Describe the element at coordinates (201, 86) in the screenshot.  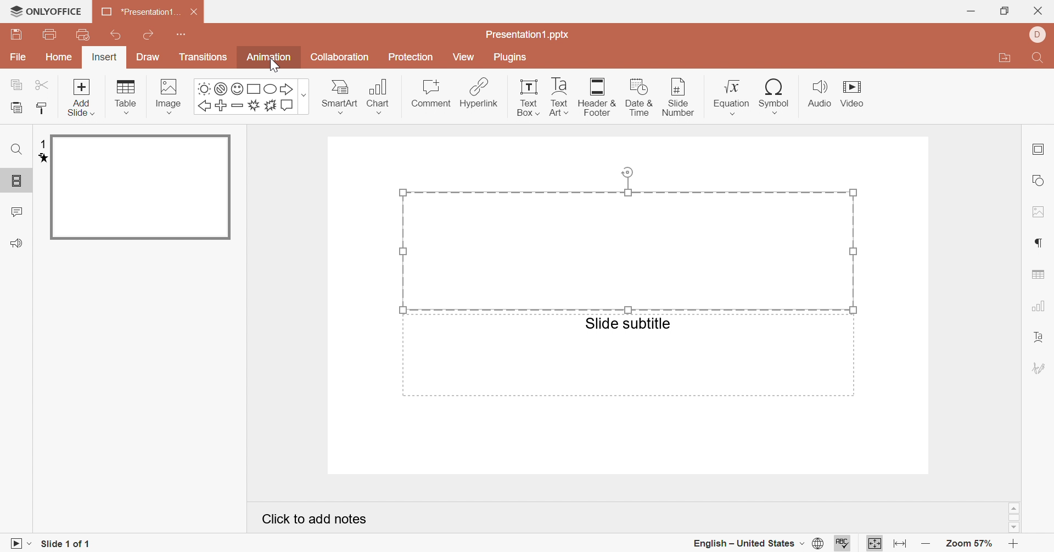
I see `sun` at that location.